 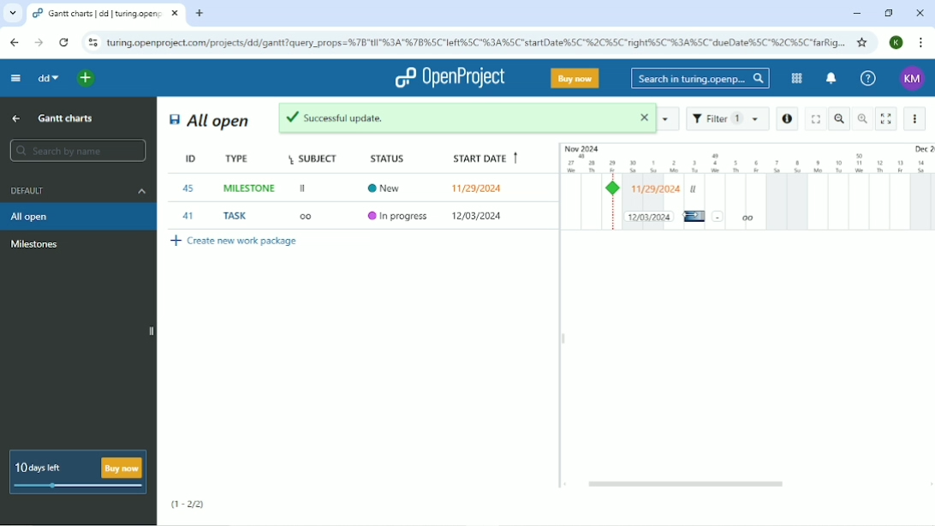 I want to click on Fullscreen, so click(x=814, y=118).